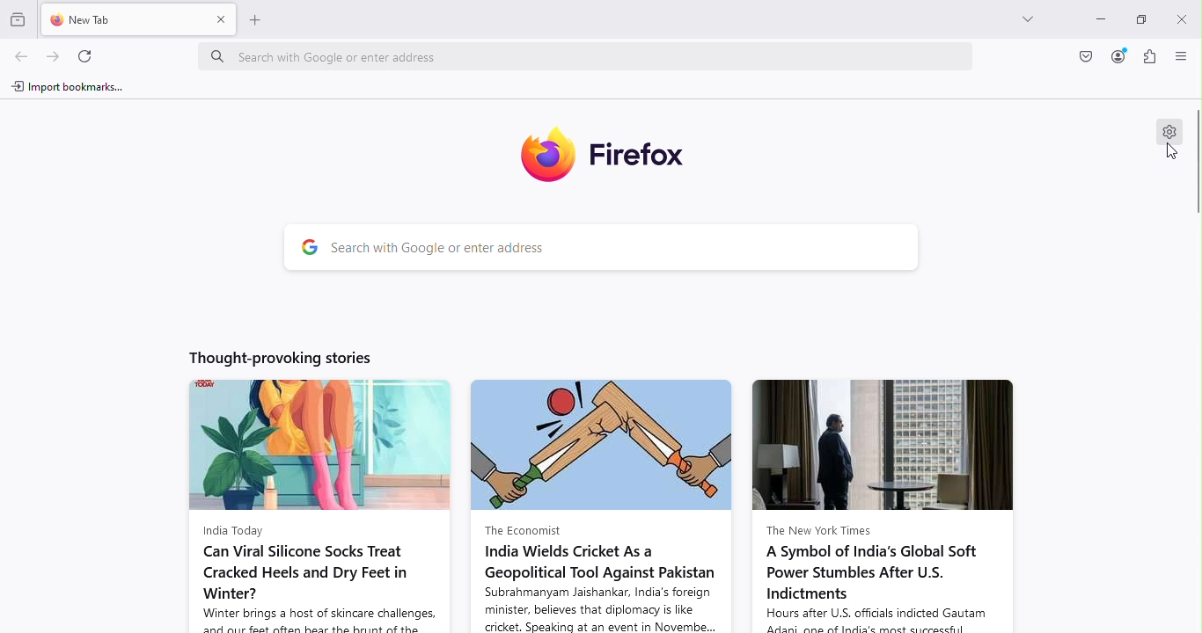  What do you see at coordinates (311, 248) in the screenshot?
I see `google logo` at bounding box center [311, 248].